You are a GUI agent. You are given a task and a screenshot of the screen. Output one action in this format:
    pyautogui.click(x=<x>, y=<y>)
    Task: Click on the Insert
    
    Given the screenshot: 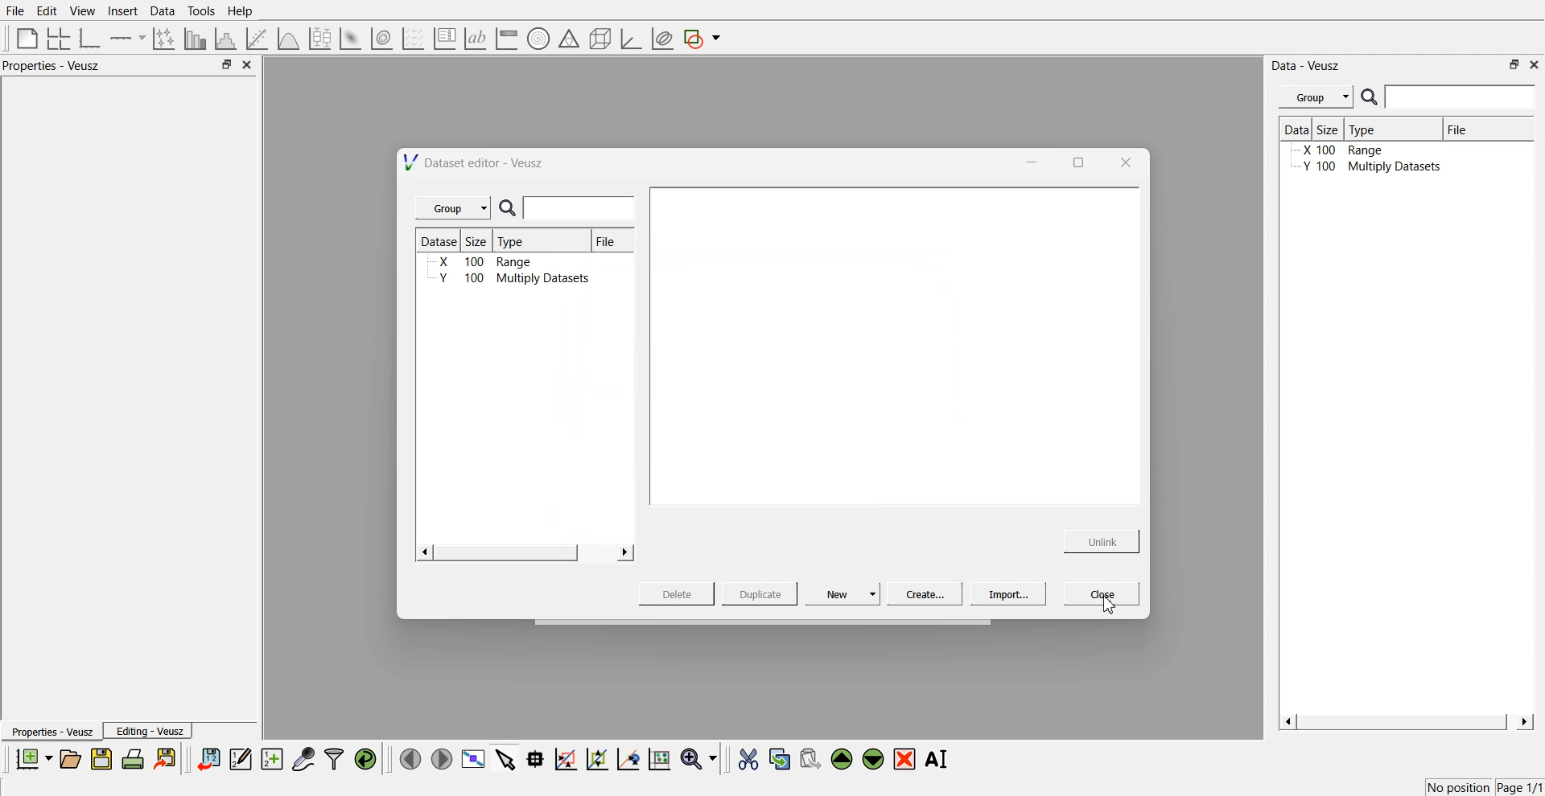 What is the action you would take?
    pyautogui.click(x=121, y=11)
    